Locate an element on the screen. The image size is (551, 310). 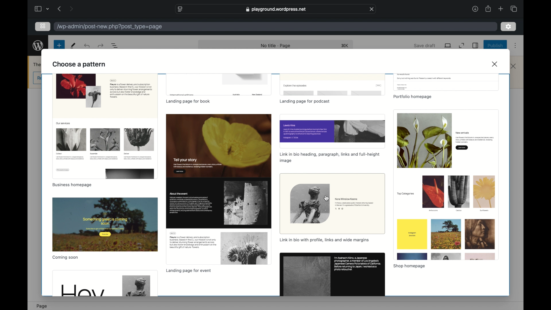
choose a pattern is located at coordinates (80, 64).